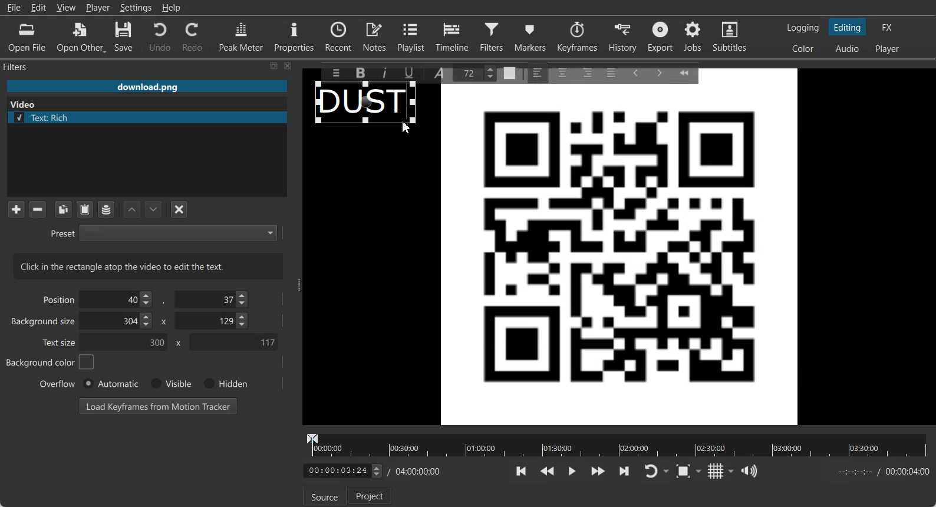  Describe the element at coordinates (127, 343) in the screenshot. I see `Text size X- Co-ordinate` at that location.